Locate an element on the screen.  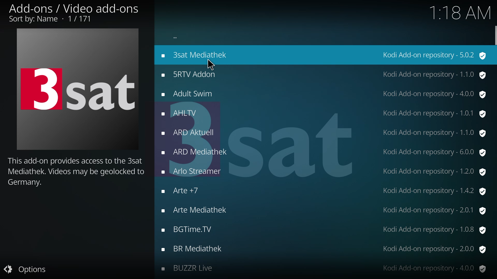
version is located at coordinates (432, 249).